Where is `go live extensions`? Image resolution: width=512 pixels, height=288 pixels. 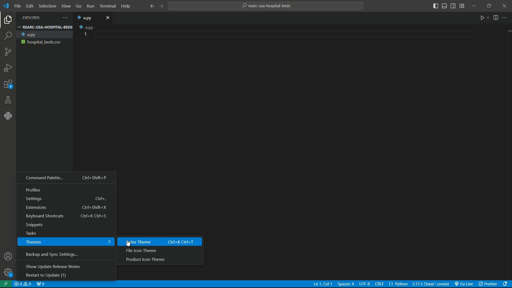
go live extensions is located at coordinates (464, 284).